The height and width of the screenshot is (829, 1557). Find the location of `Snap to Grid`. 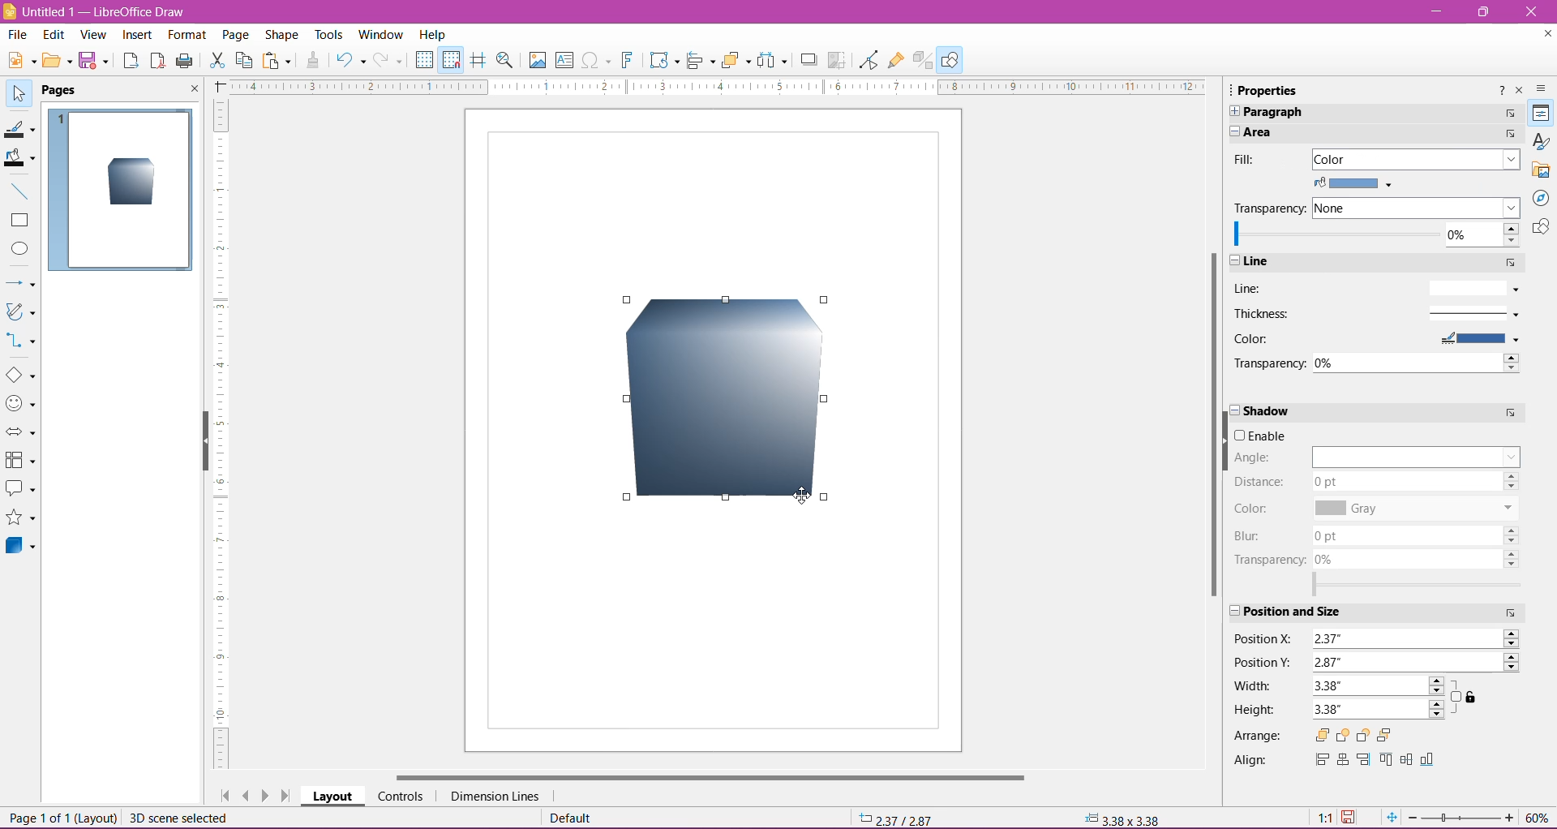

Snap to Grid is located at coordinates (450, 58).